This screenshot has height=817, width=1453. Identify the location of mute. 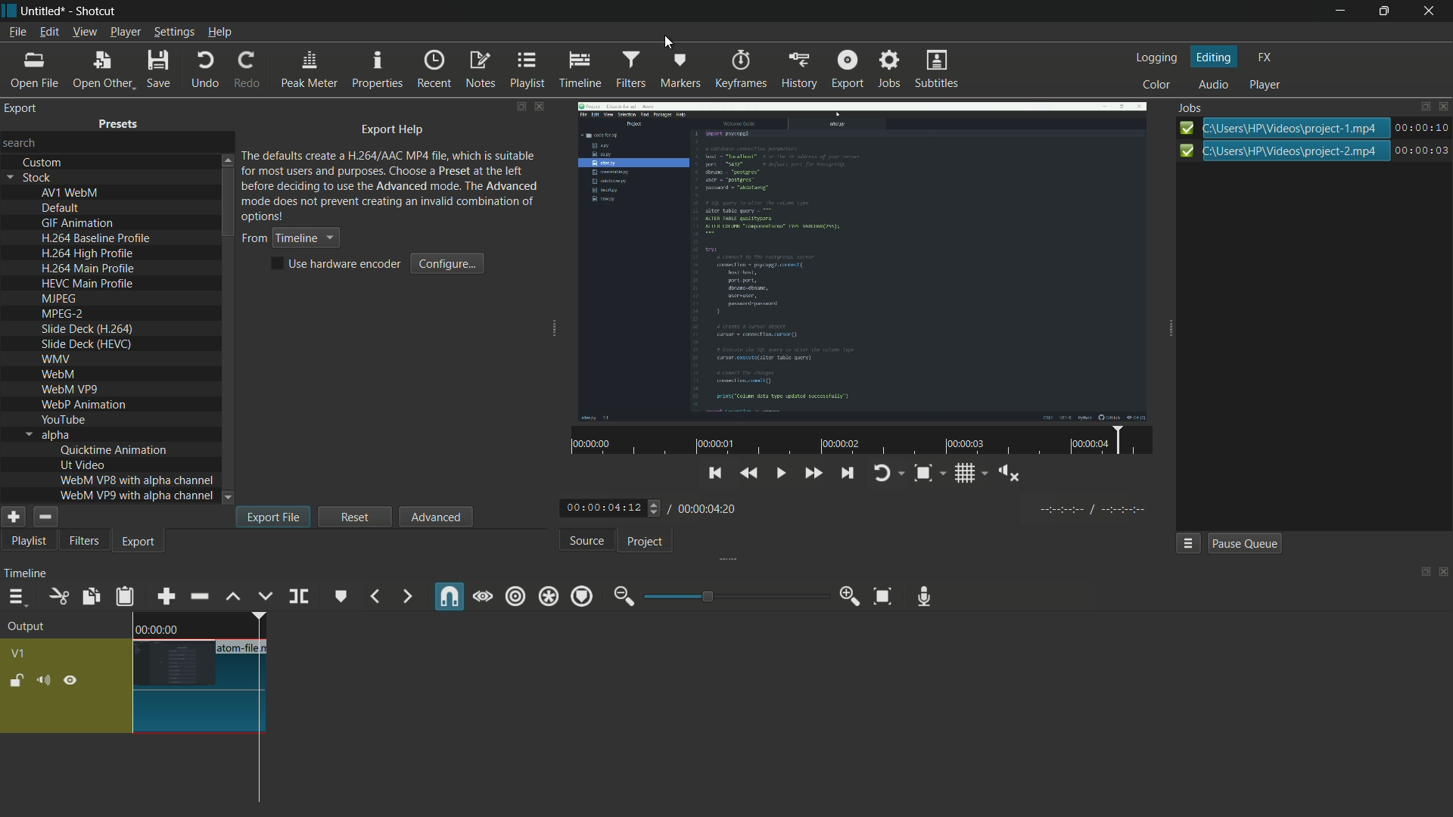
(42, 682).